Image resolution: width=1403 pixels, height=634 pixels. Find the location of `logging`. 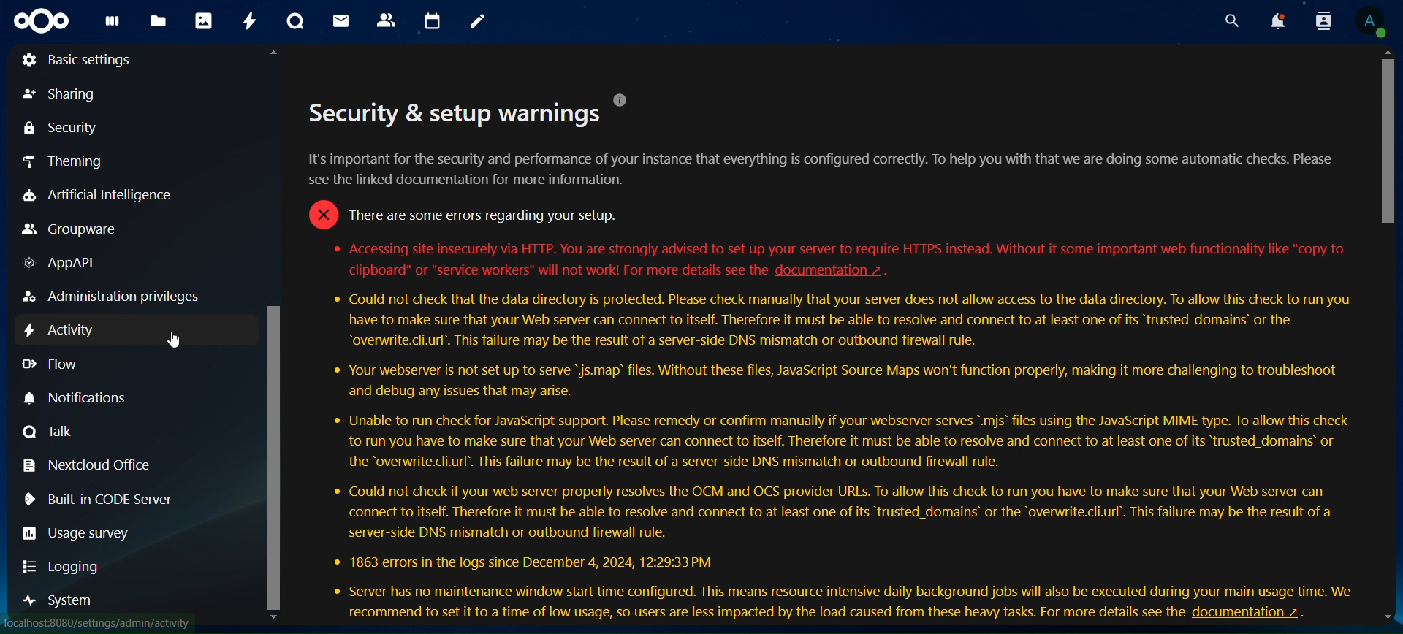

logging is located at coordinates (65, 568).